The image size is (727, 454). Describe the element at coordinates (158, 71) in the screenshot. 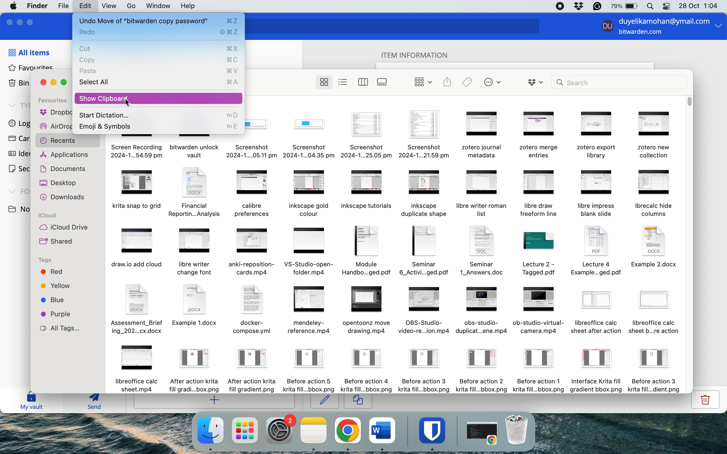

I see `paste` at that location.